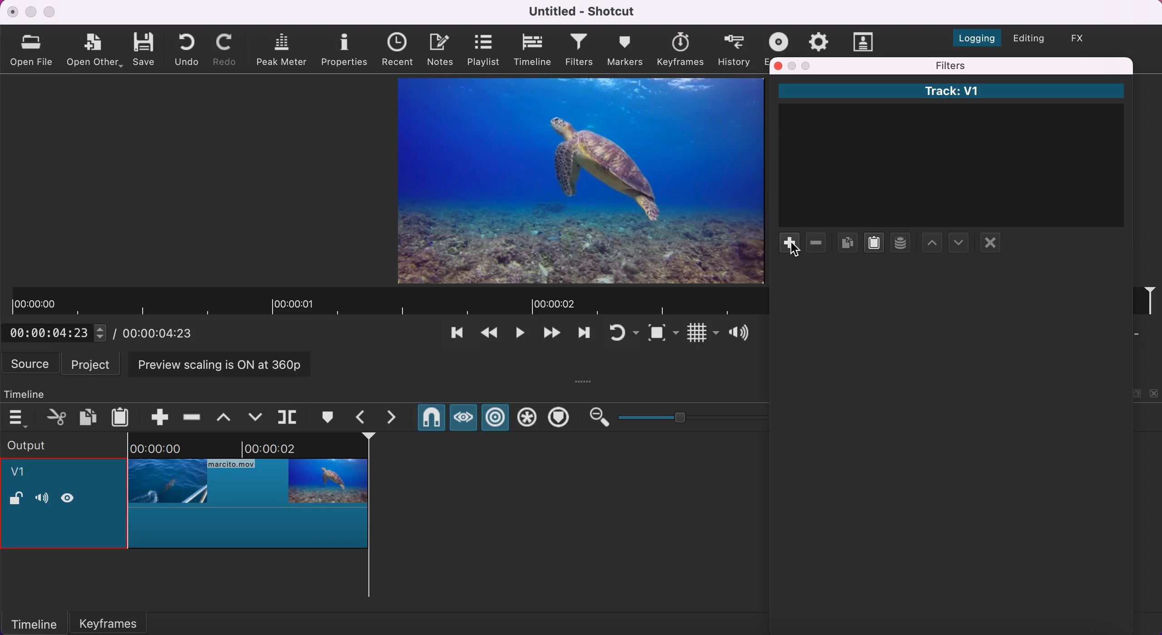 This screenshot has height=635, width=1162. What do you see at coordinates (1028, 40) in the screenshot?
I see `switch to the editing layout` at bounding box center [1028, 40].